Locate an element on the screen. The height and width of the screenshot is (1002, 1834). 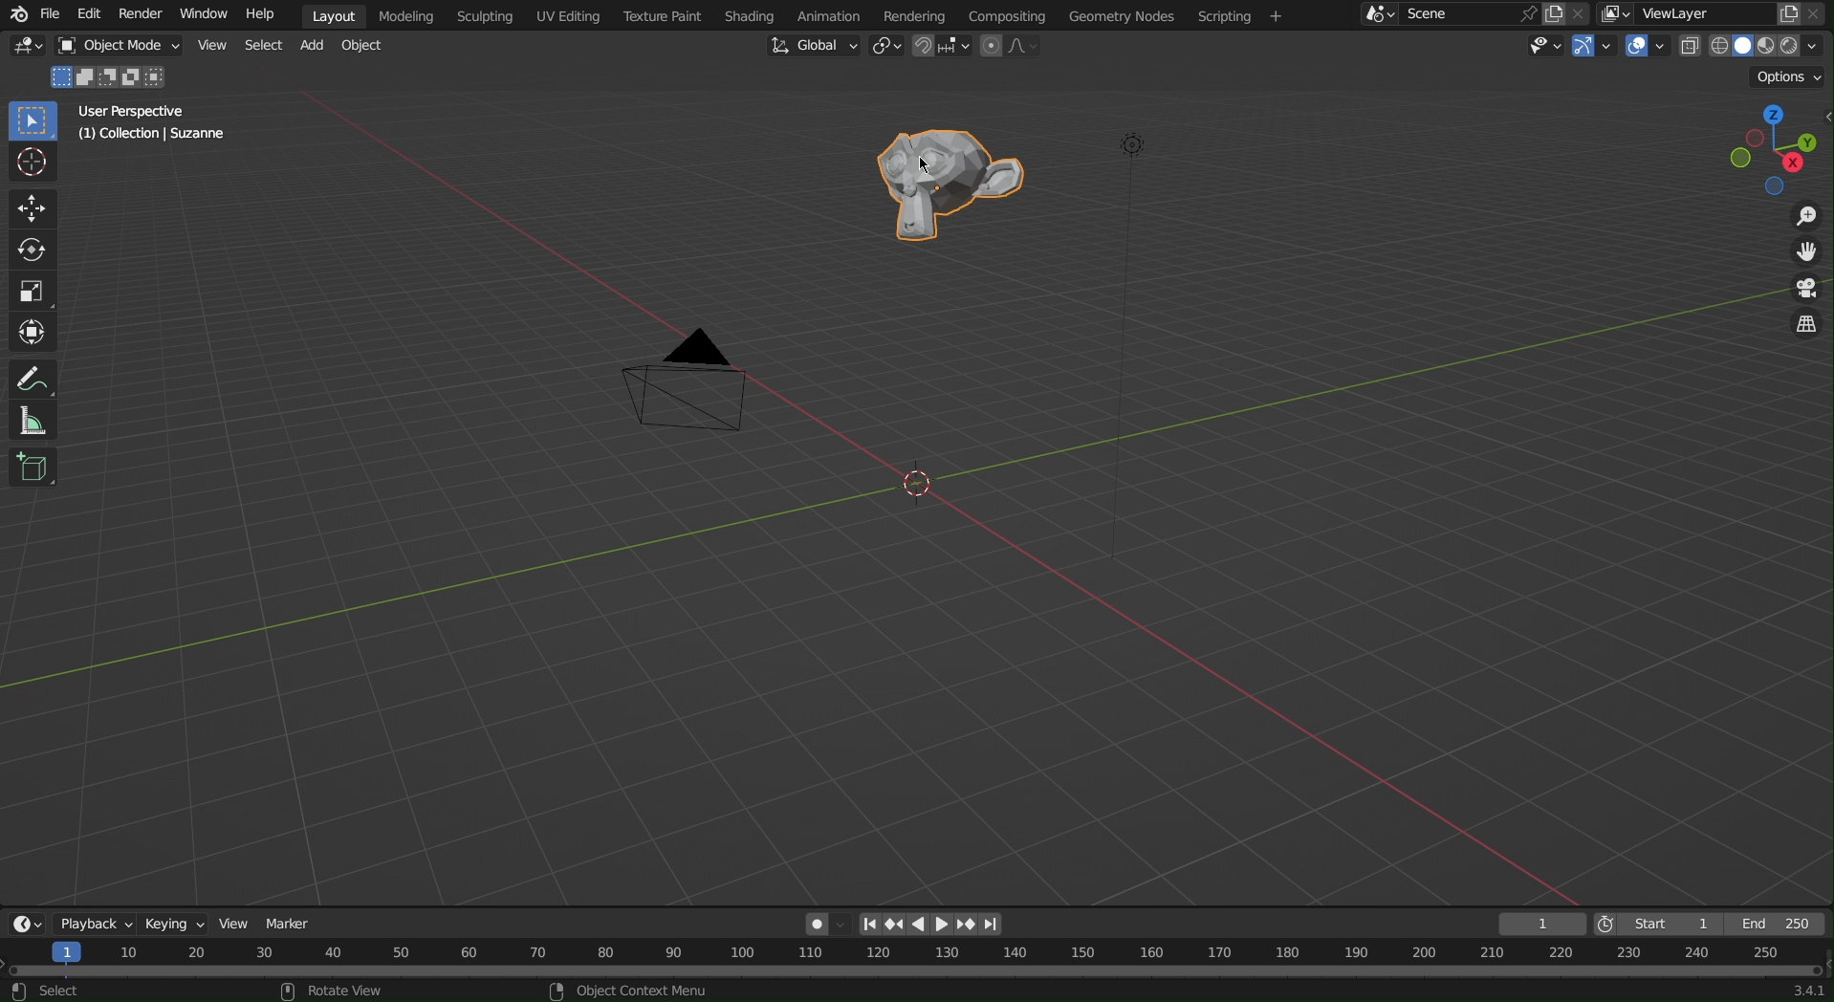
Editor Type is located at coordinates (27, 926).